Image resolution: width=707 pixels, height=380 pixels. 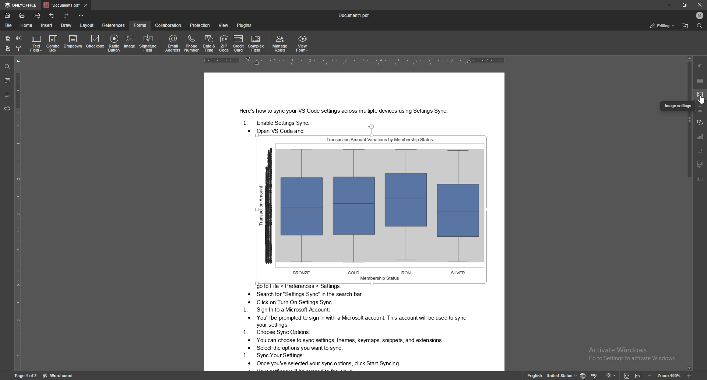 I want to click on fit to screen, so click(x=627, y=376).